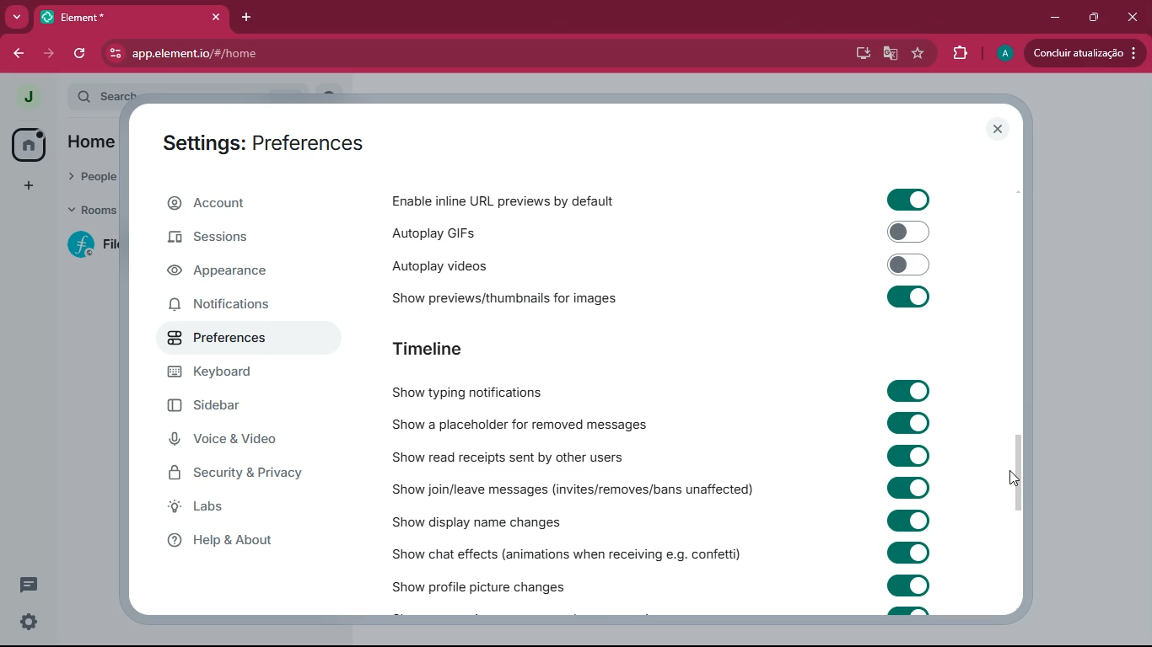  I want to click on profile picture, so click(1003, 54).